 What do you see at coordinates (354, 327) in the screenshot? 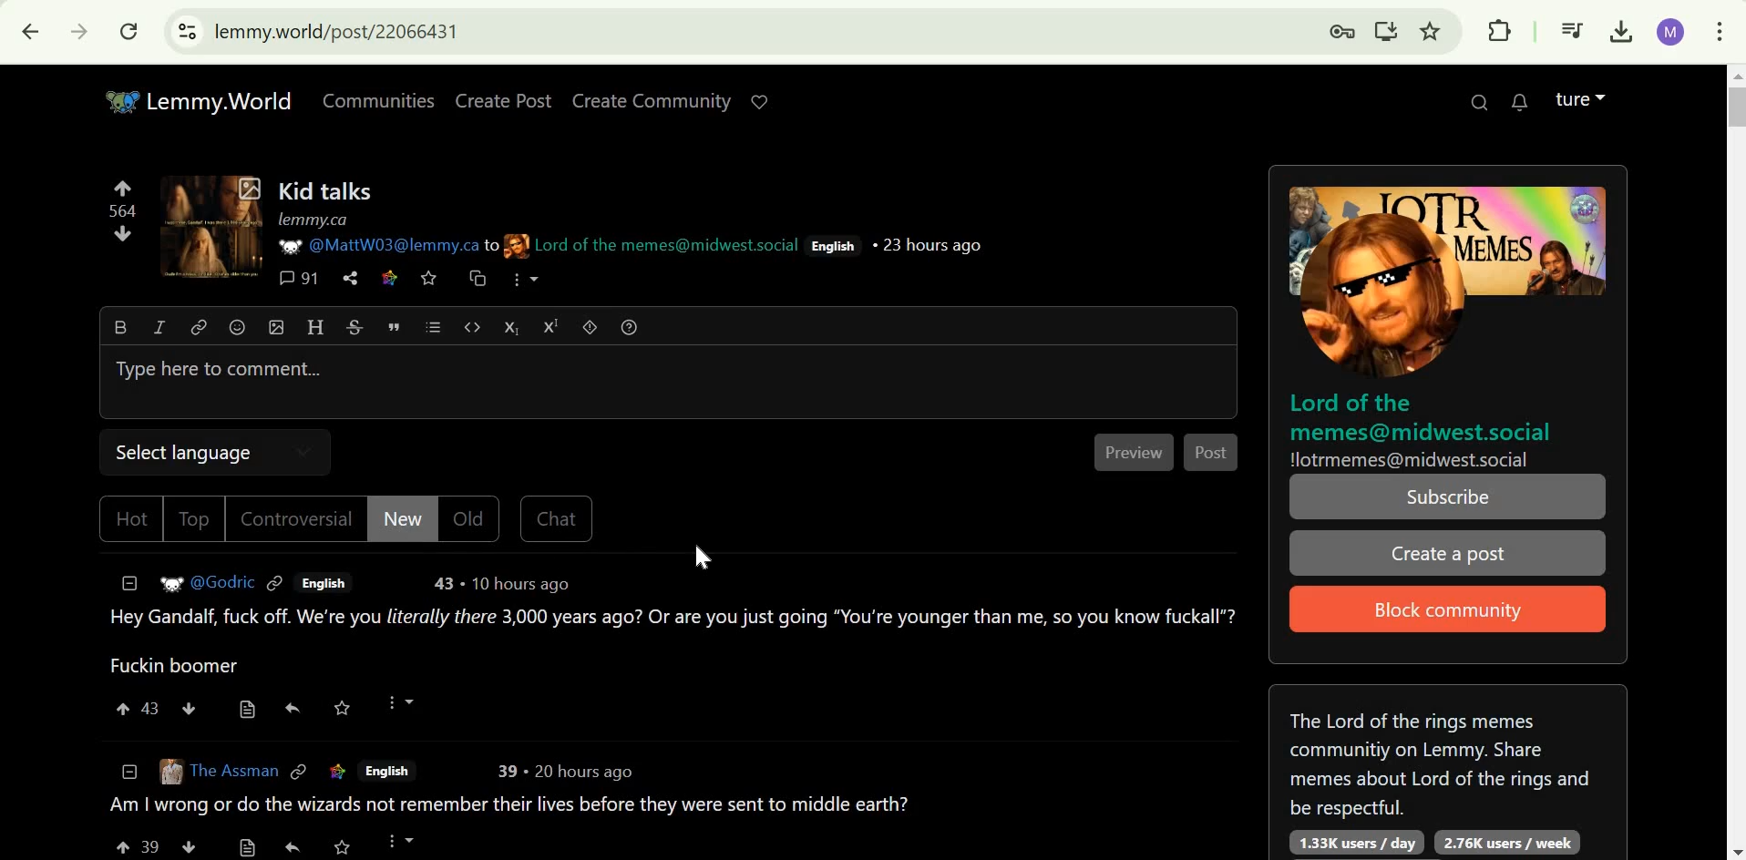
I see `strikethrough` at bounding box center [354, 327].